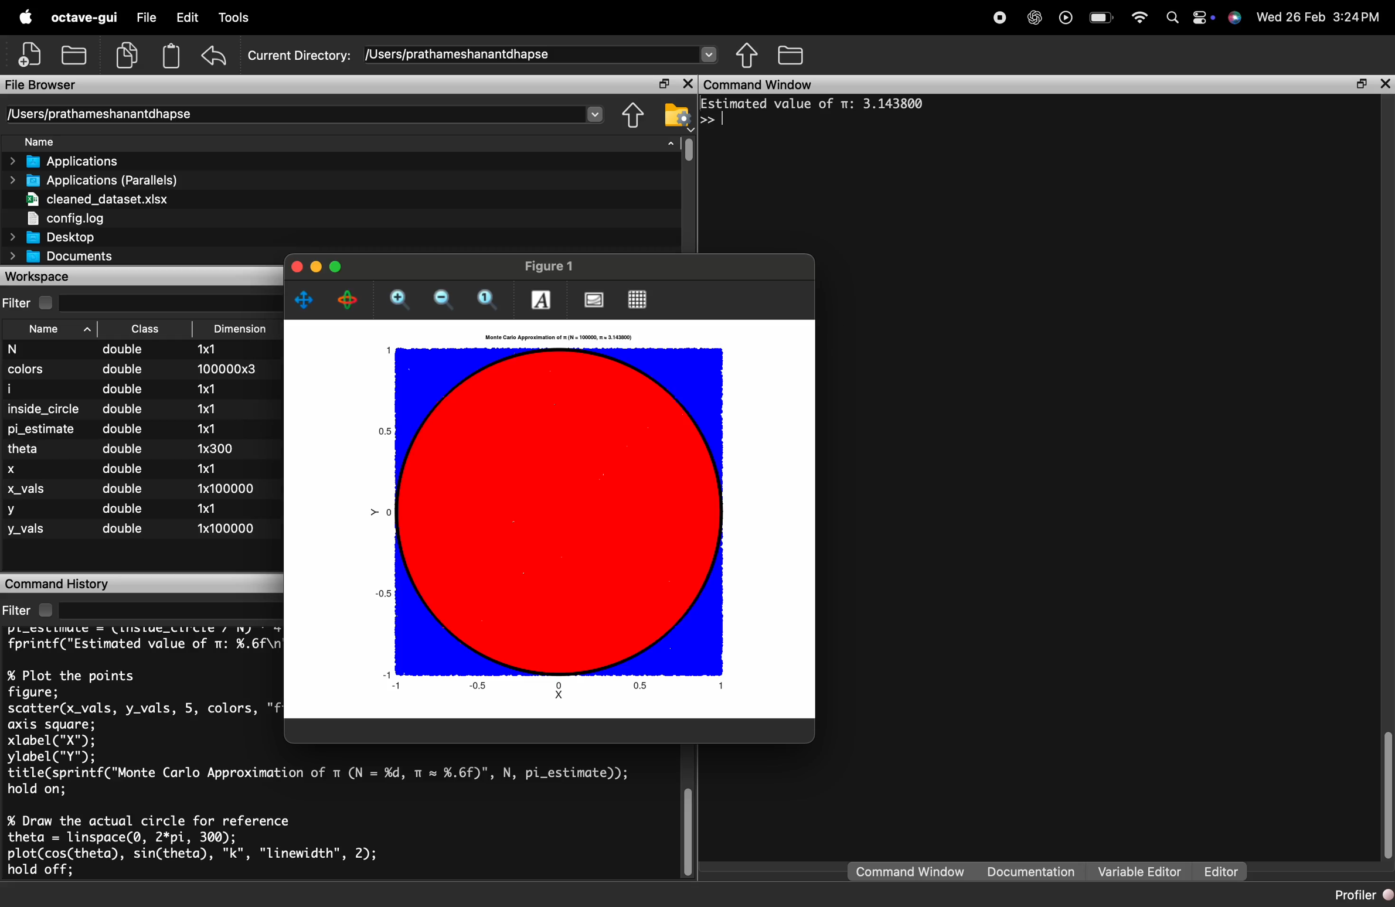  What do you see at coordinates (1384, 784) in the screenshot?
I see `Scroll bar` at bounding box center [1384, 784].